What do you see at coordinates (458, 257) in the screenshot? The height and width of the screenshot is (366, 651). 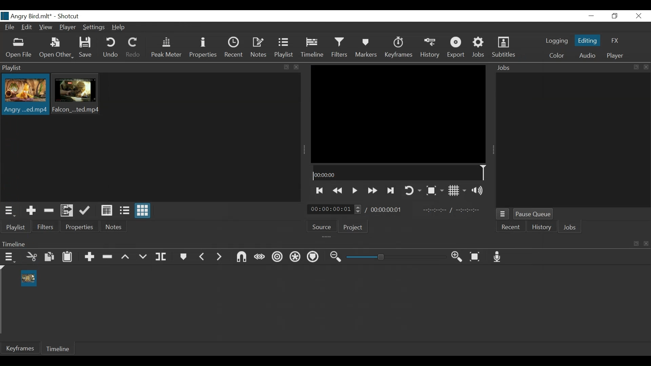 I see `Zoom timeline in` at bounding box center [458, 257].